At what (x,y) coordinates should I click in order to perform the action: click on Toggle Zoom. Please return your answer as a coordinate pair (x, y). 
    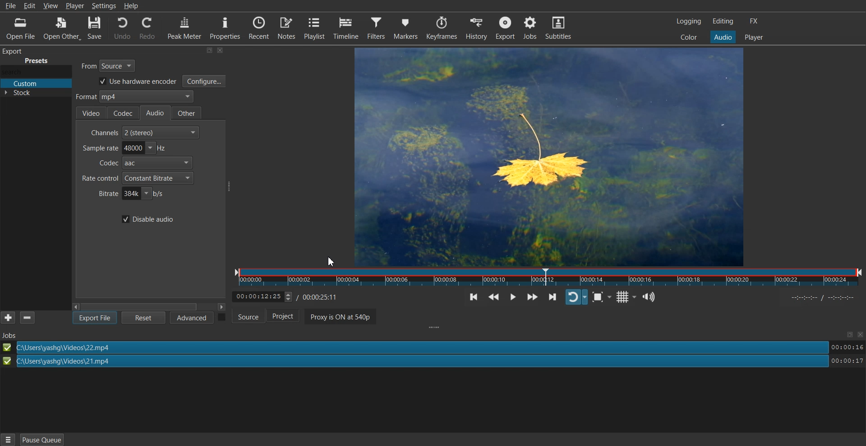
    Looking at the image, I should click on (601, 296).